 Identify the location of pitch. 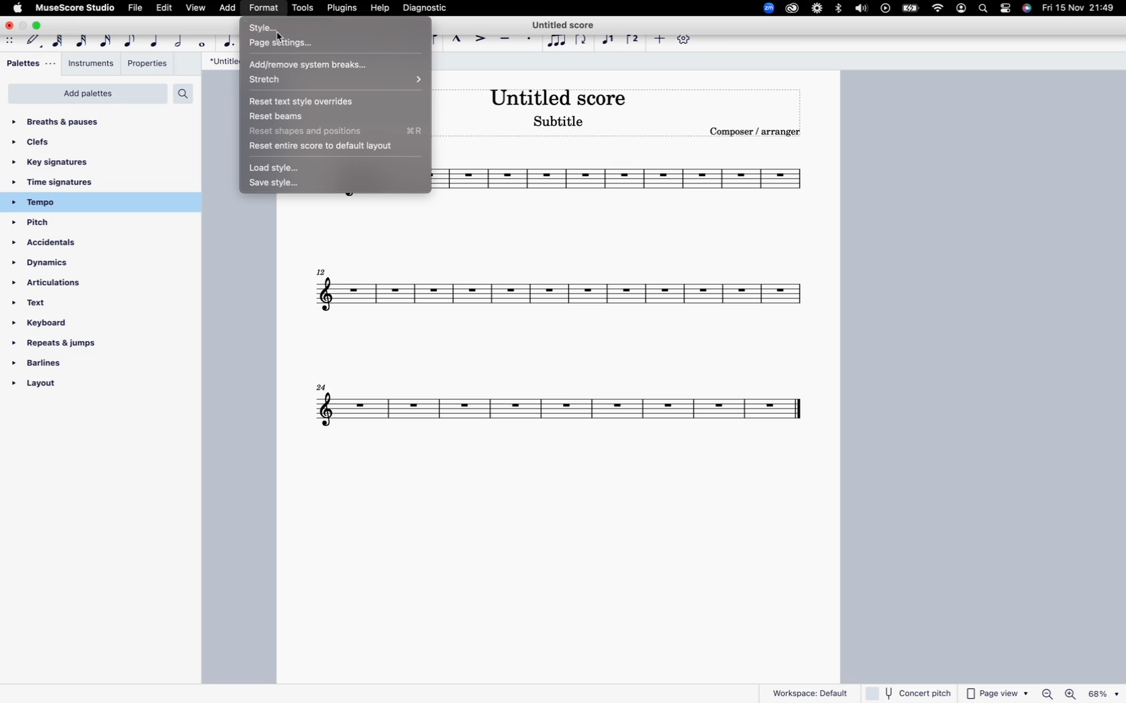
(56, 224).